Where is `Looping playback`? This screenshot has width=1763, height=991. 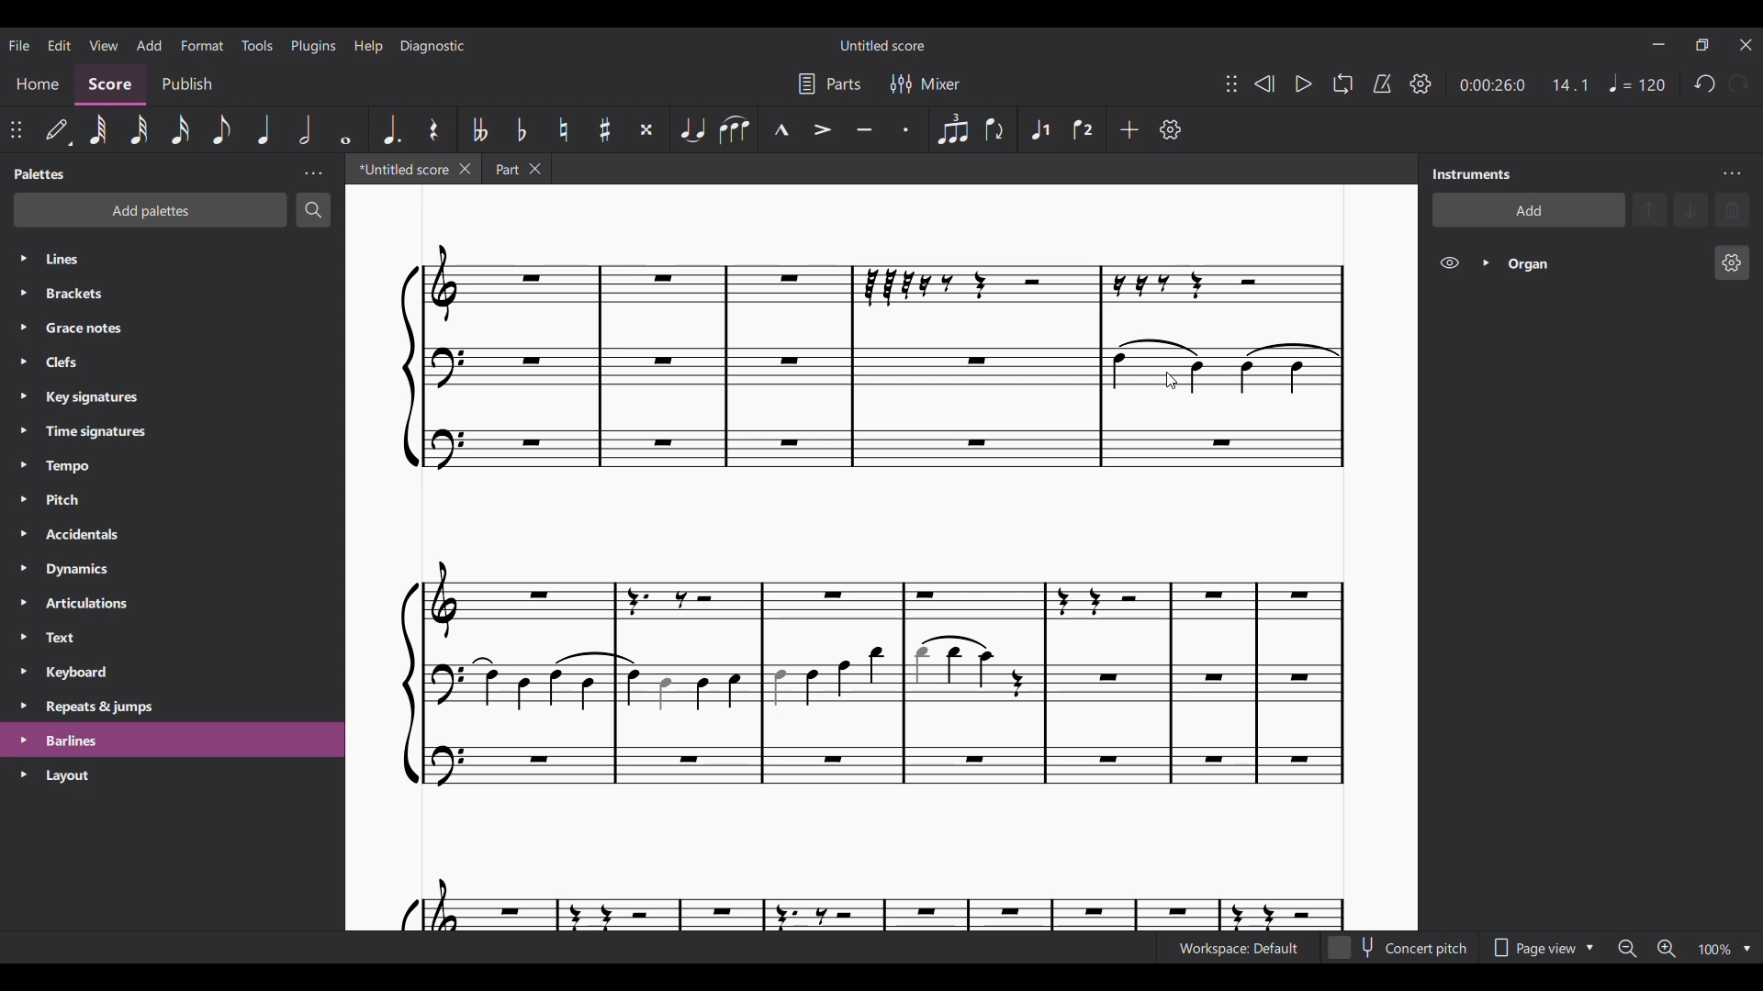
Looping playback is located at coordinates (1343, 84).